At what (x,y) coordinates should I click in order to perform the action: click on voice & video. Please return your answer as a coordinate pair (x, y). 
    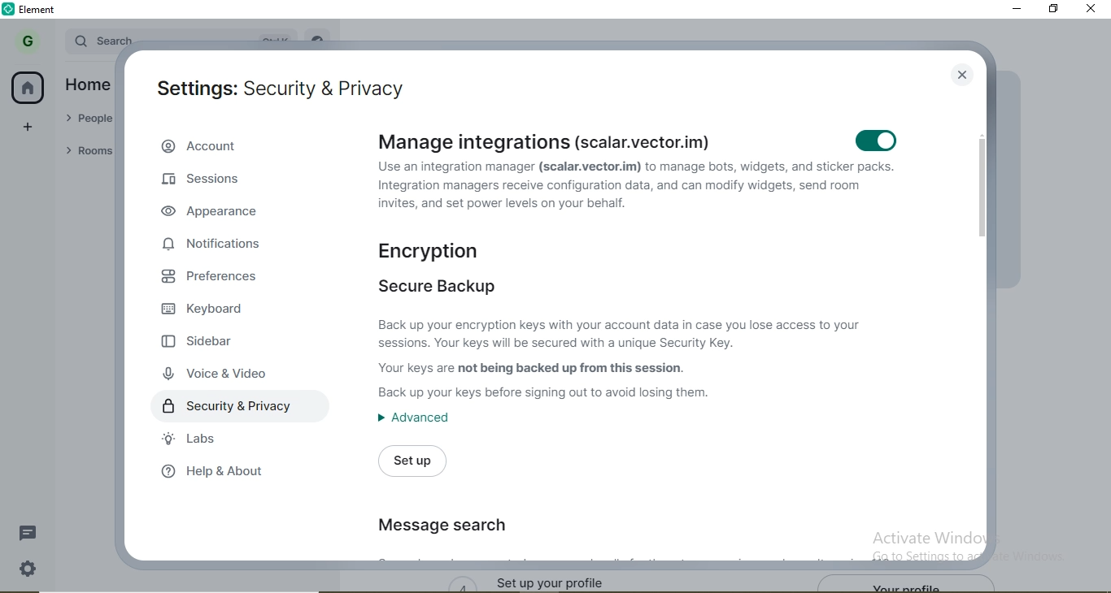
    Looking at the image, I should click on (218, 376).